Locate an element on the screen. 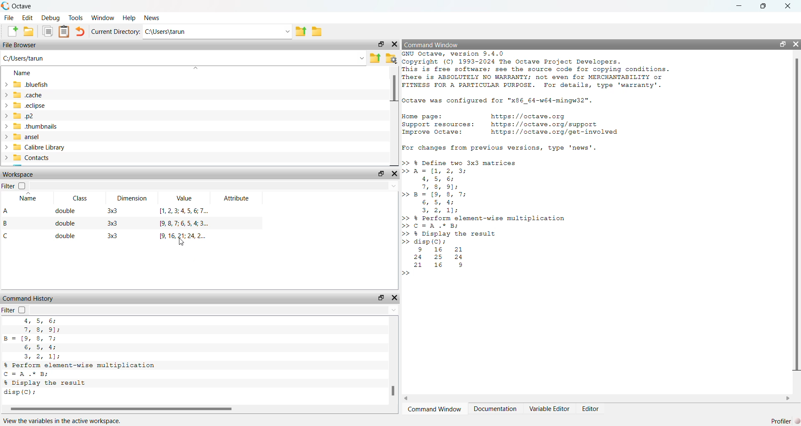 The width and height of the screenshot is (801, 426). Close is located at coordinates (795, 43).